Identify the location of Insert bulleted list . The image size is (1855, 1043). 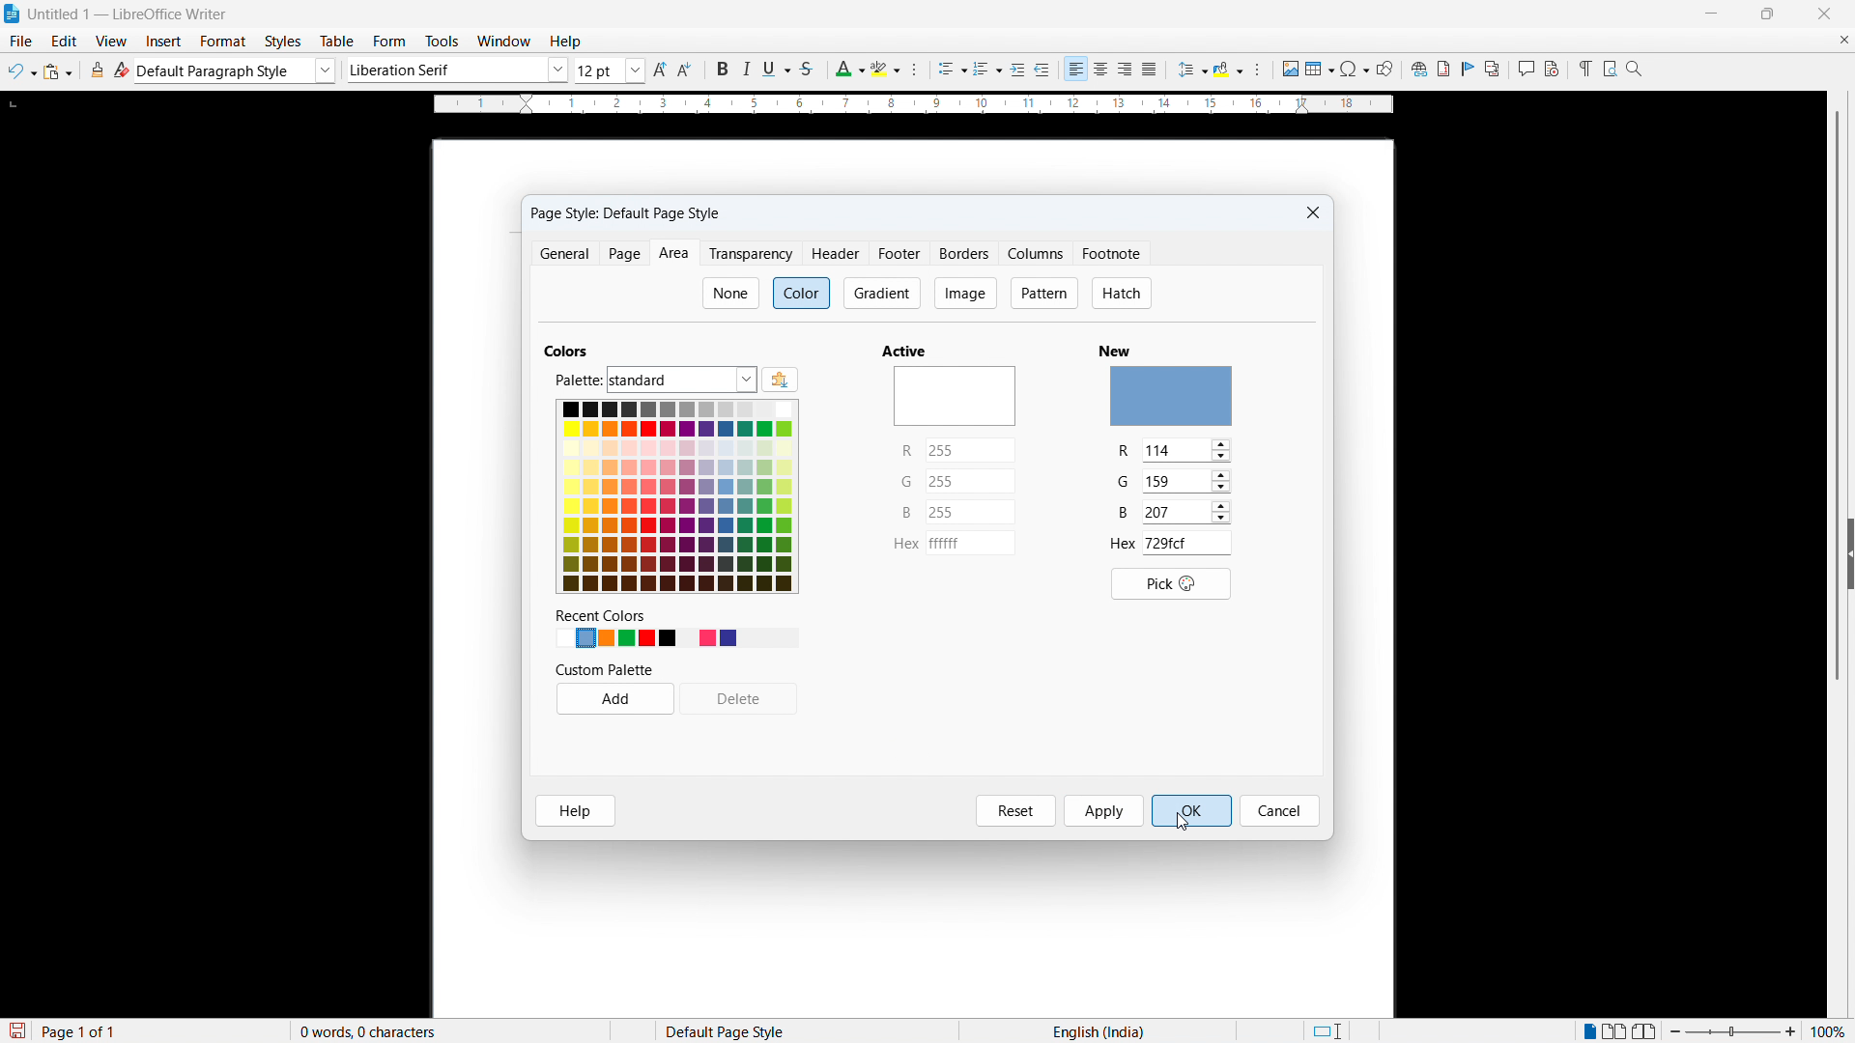
(953, 70).